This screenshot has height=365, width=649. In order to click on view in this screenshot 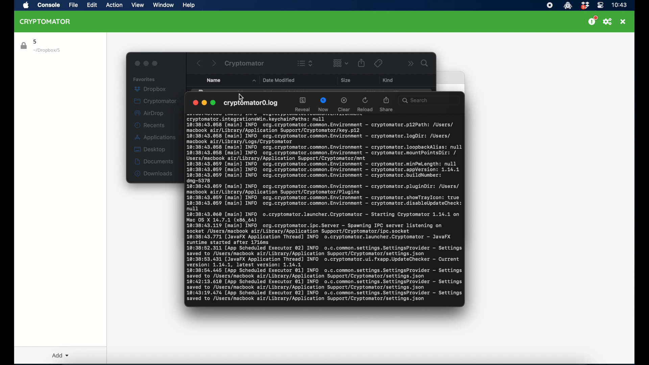, I will do `click(138, 5)`.